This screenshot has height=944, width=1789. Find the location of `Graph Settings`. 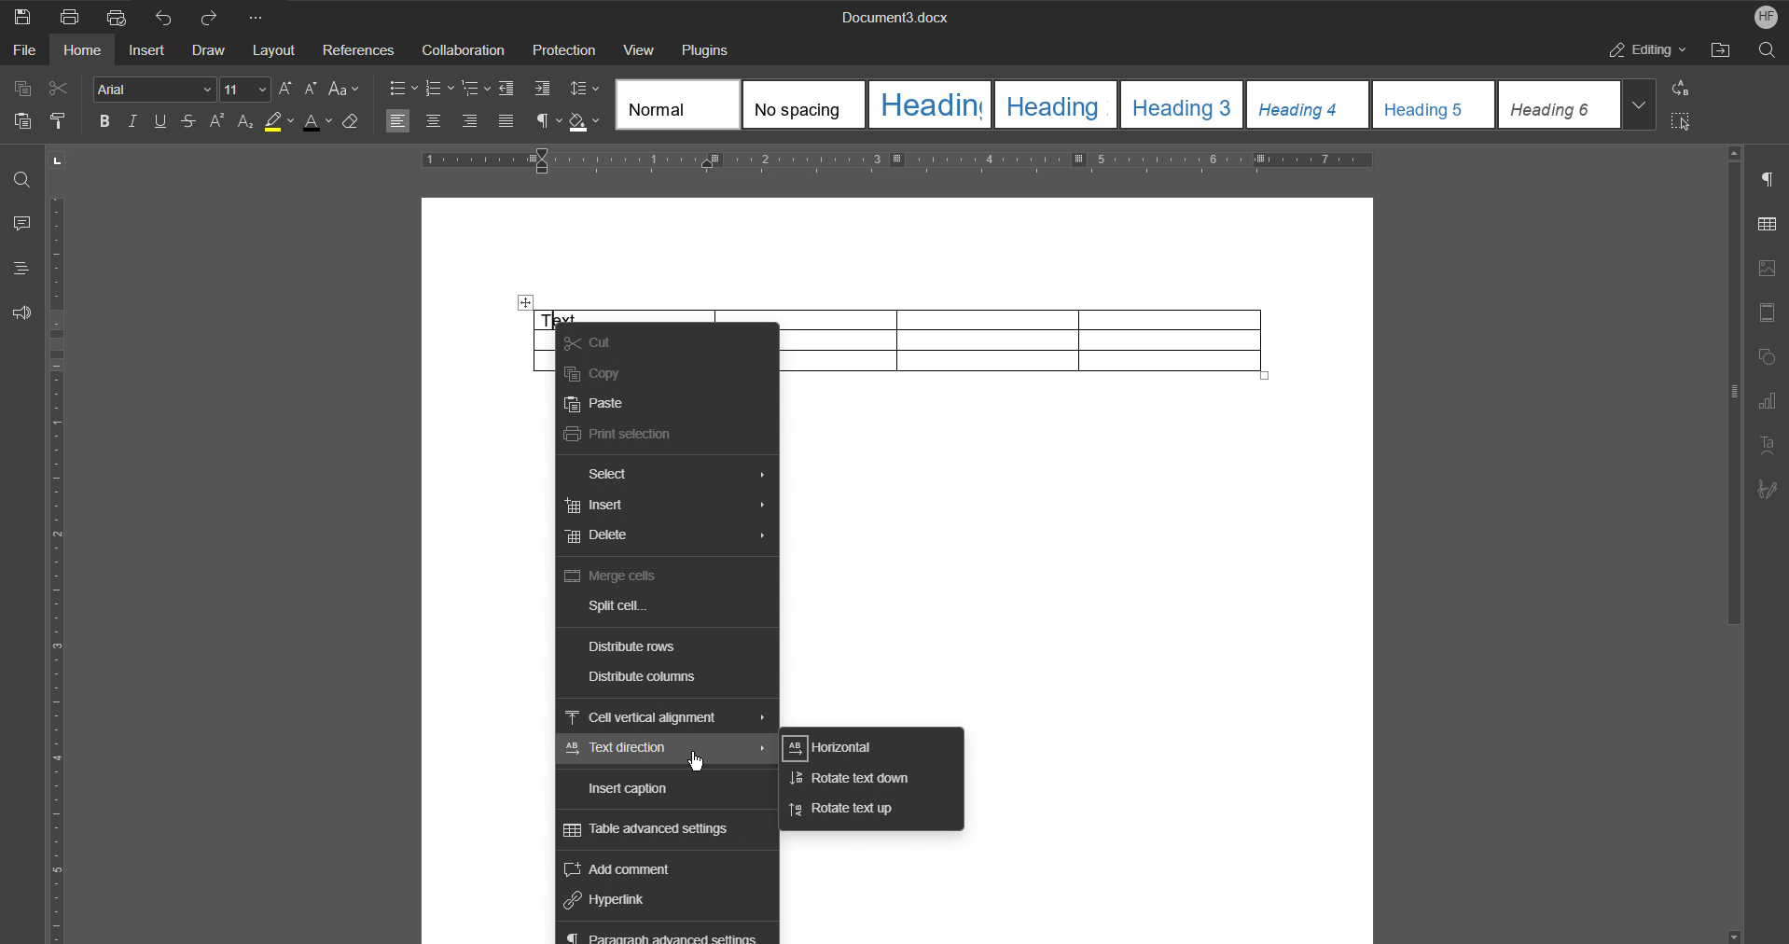

Graph Settings is located at coordinates (1768, 399).